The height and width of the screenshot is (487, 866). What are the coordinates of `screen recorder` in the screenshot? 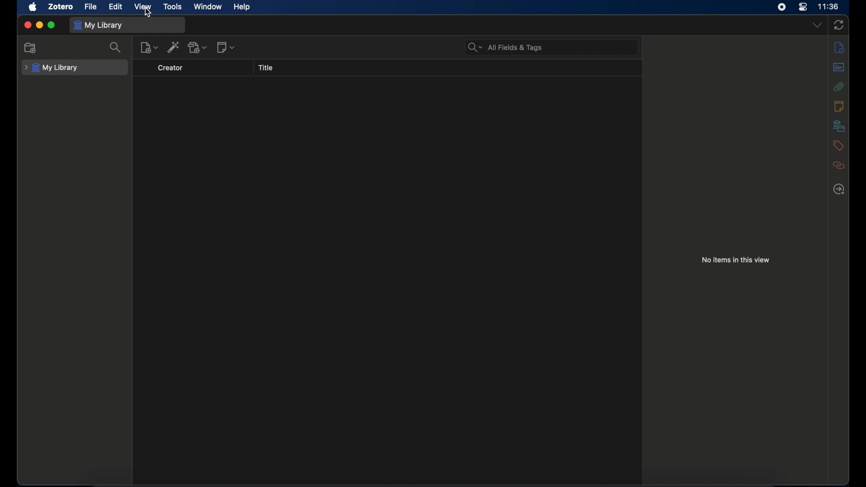 It's located at (782, 7).